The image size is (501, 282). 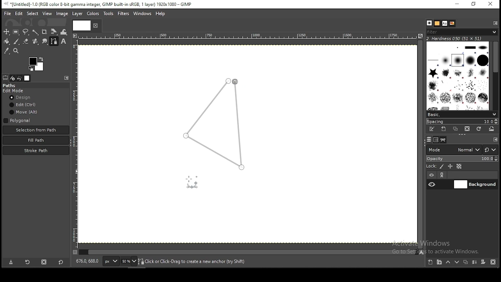 I want to click on stroke path, so click(x=36, y=150).